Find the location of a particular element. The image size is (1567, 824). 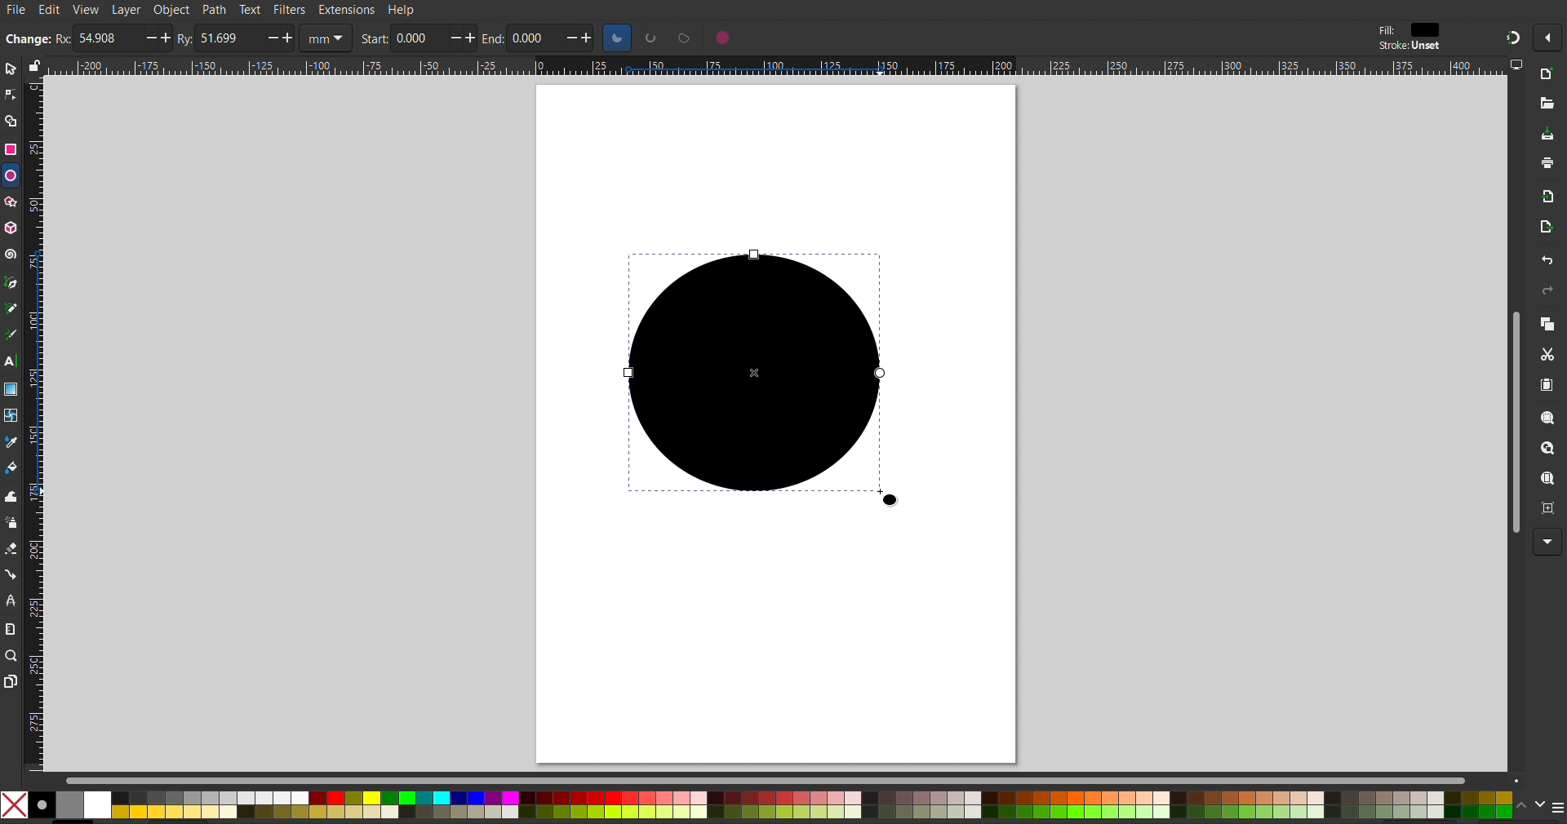

Zoom Page is located at coordinates (1547, 479).